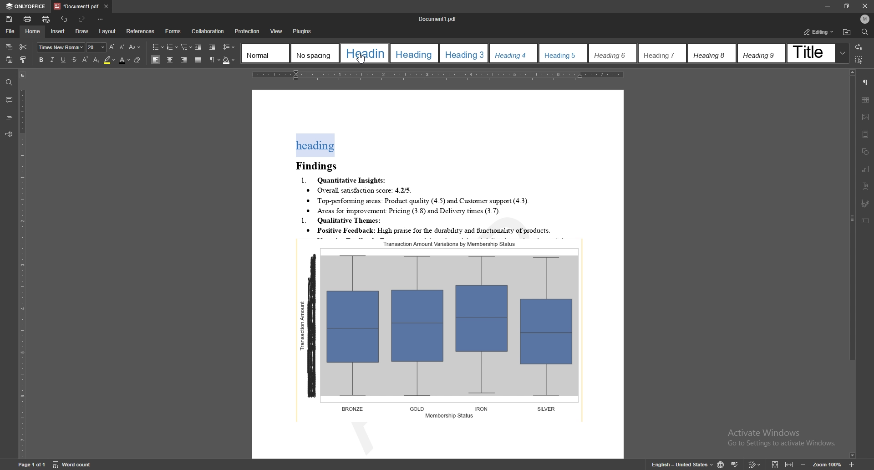  Describe the element at coordinates (865, 221) in the screenshot. I see `text box` at that location.